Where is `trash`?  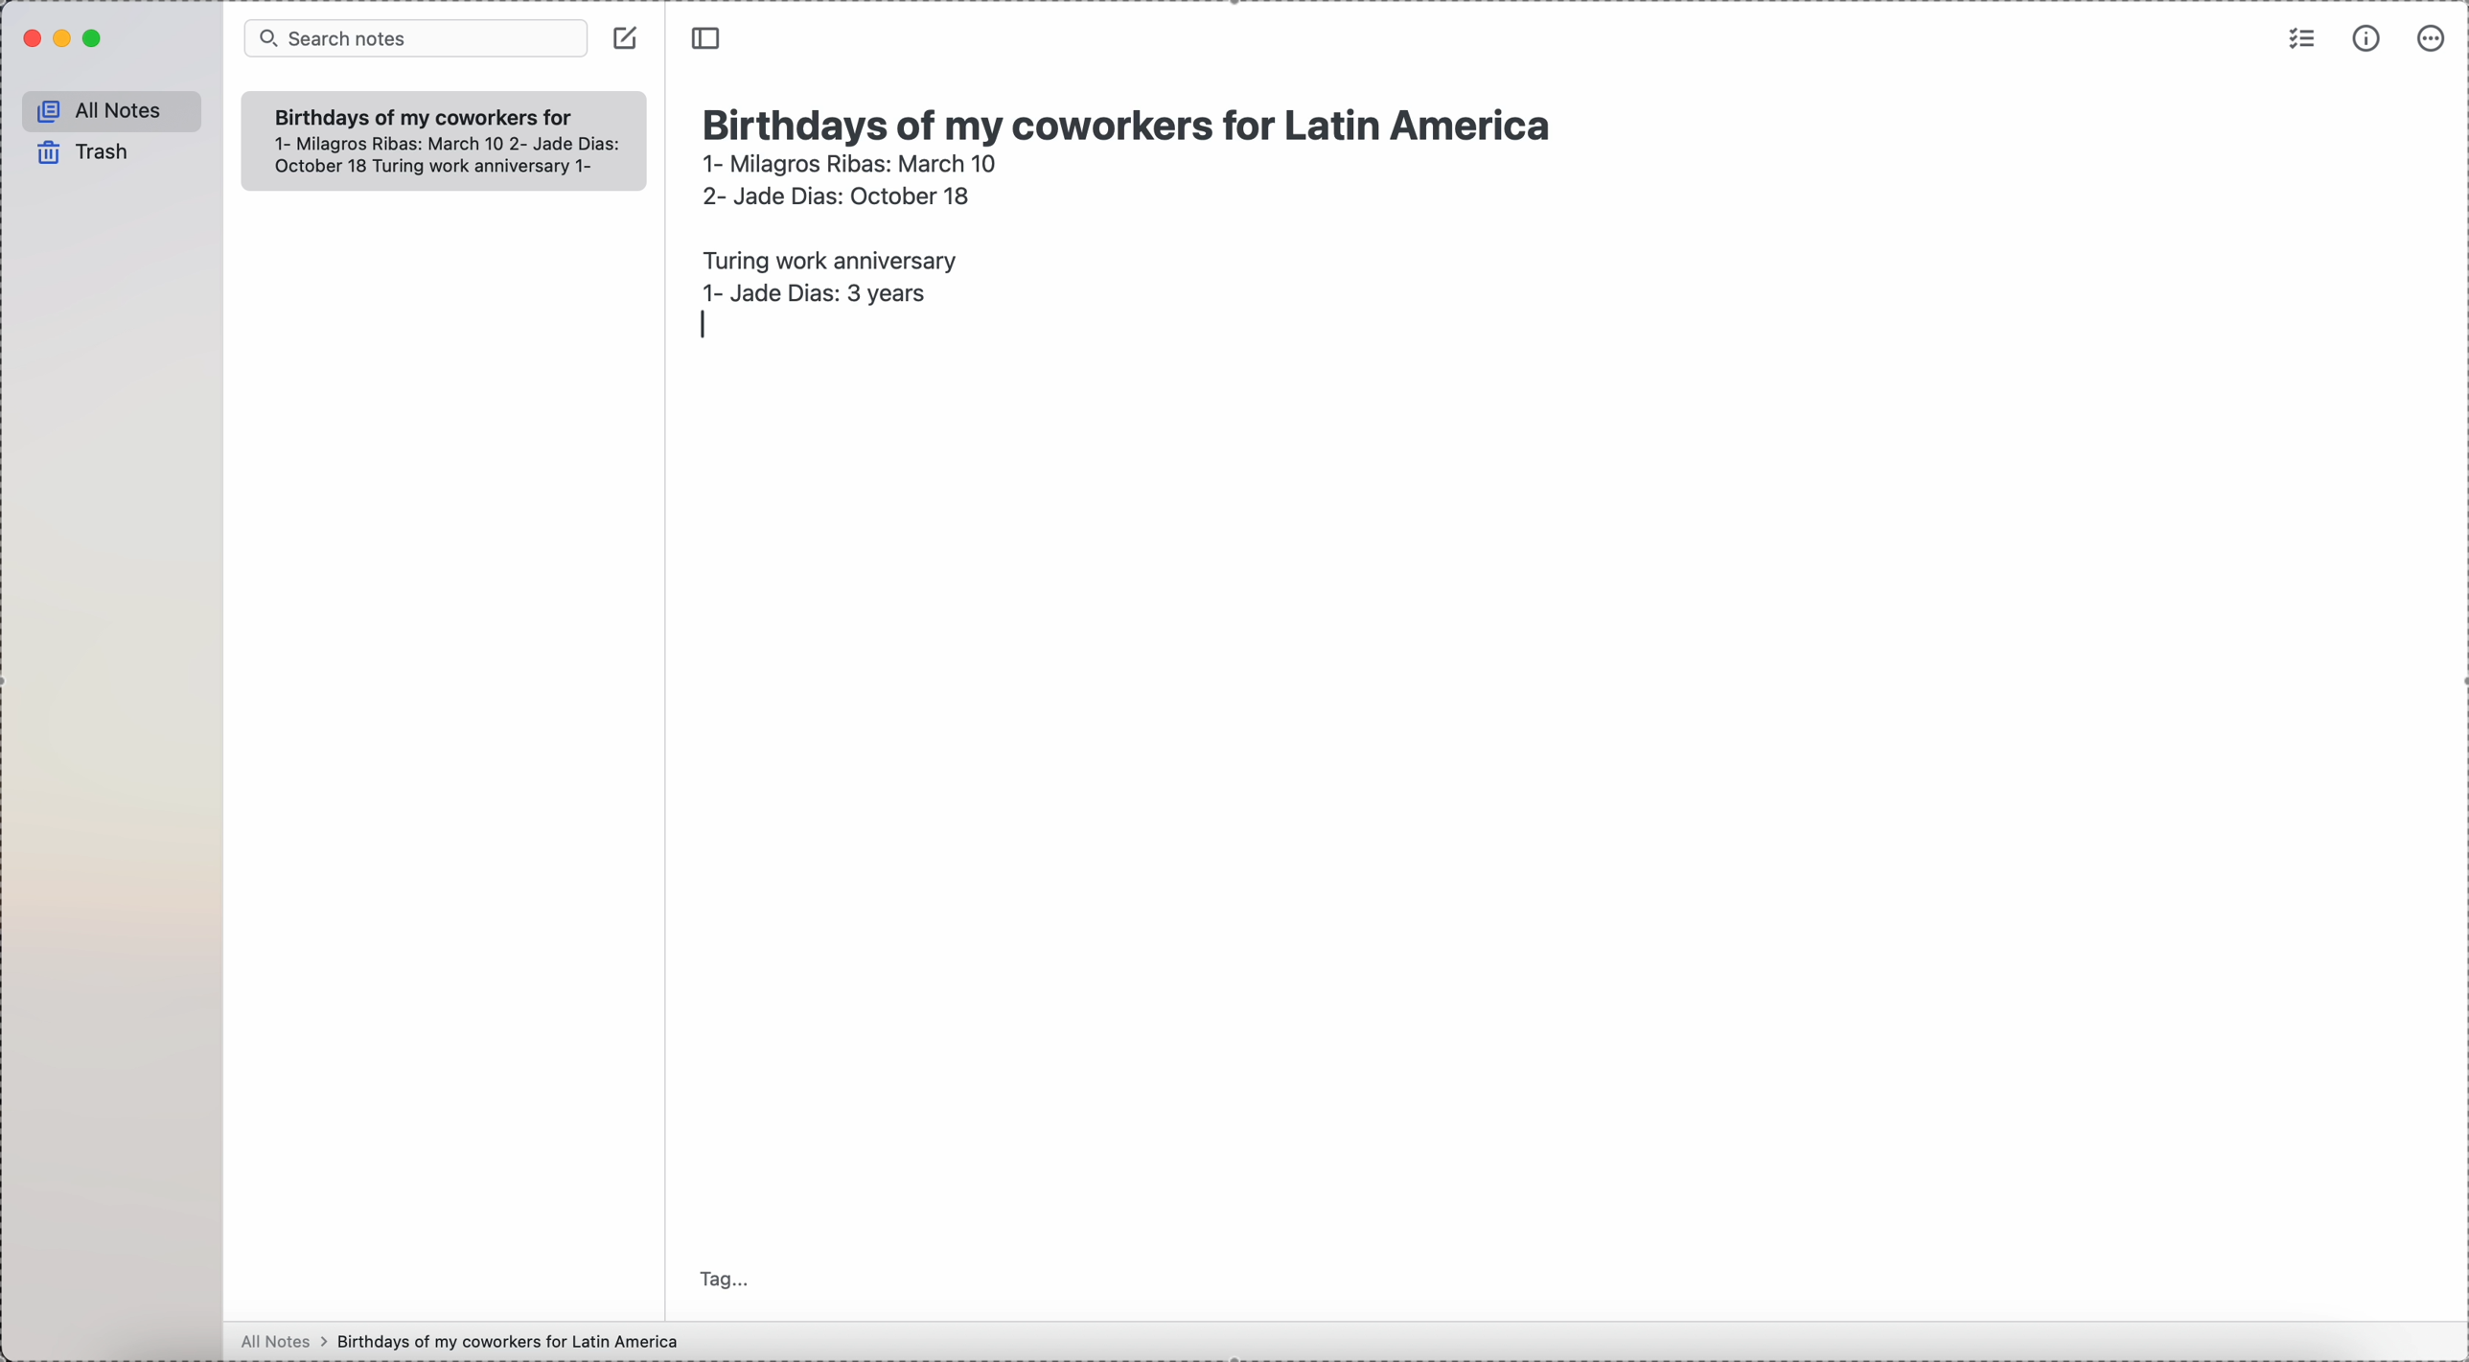 trash is located at coordinates (85, 152).